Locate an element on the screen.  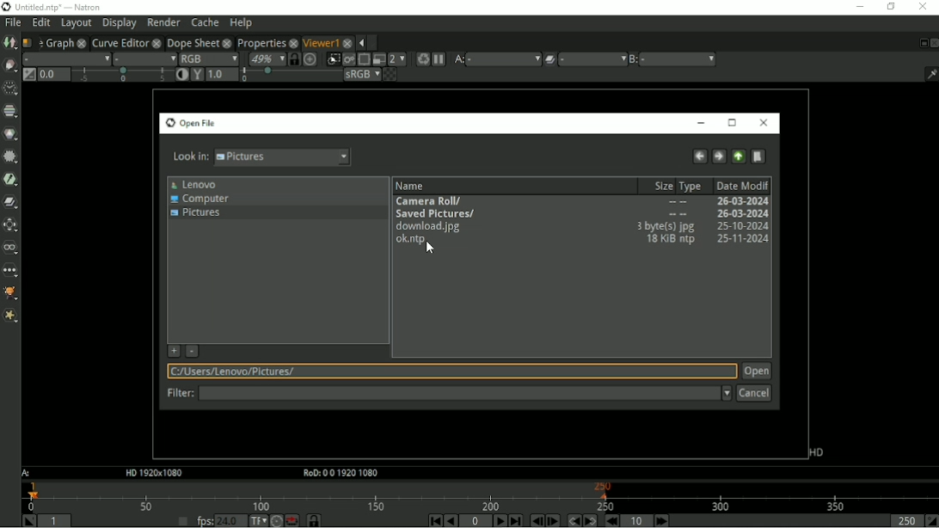
Last frame is located at coordinates (515, 520).